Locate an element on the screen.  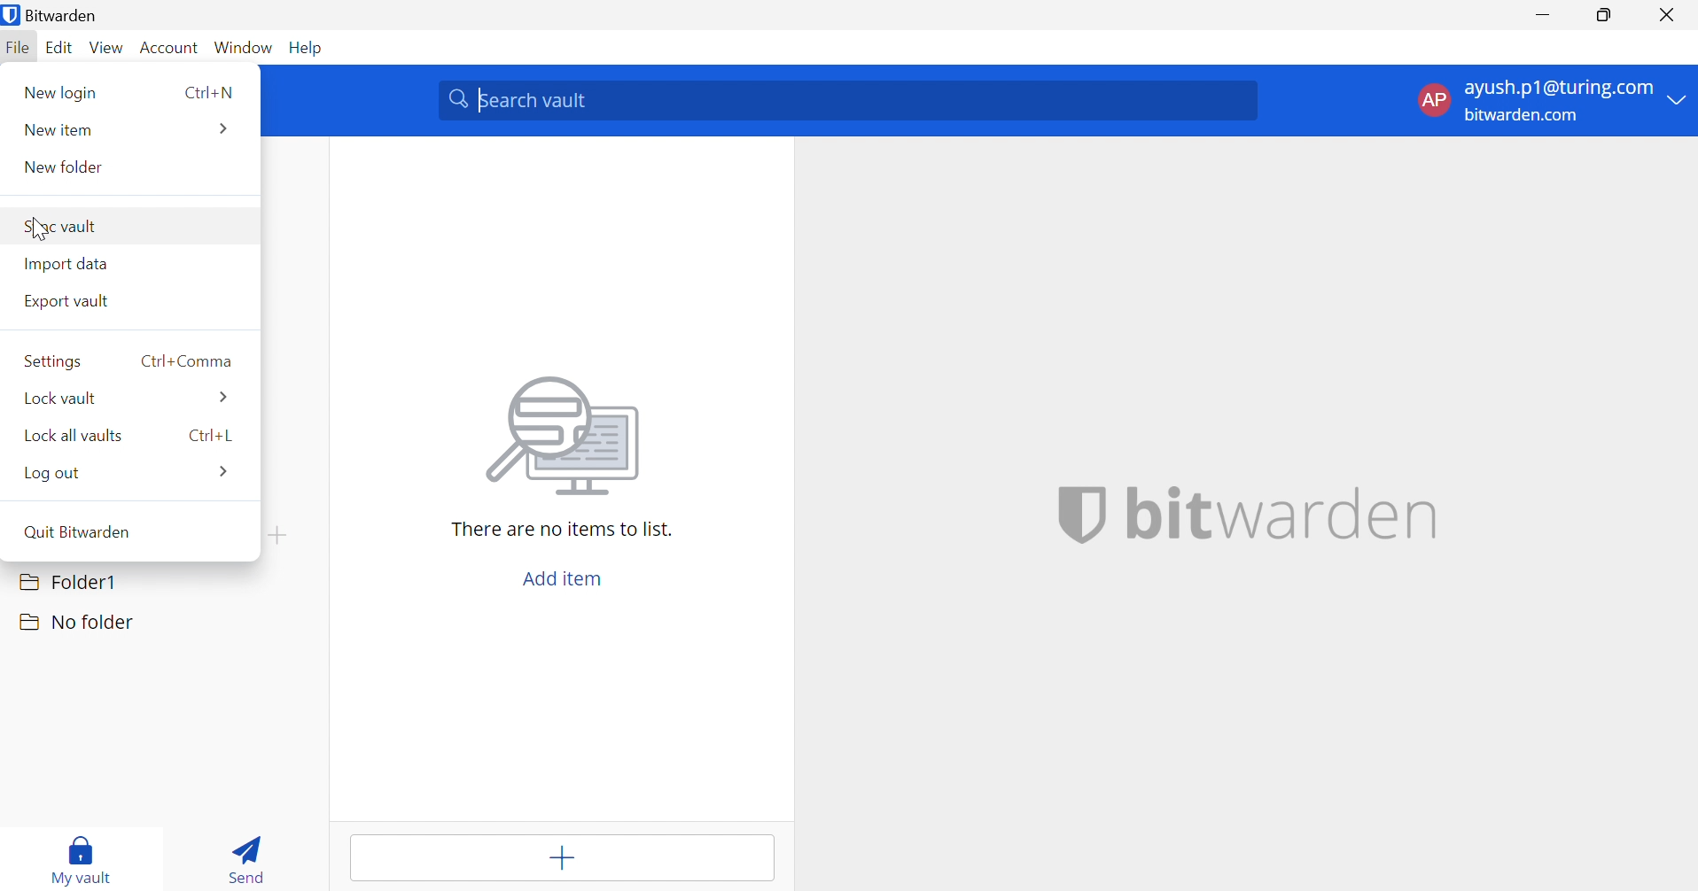
New item is located at coordinates (59, 132).